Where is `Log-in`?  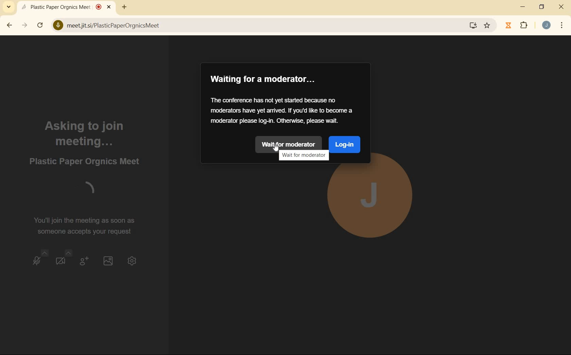
Log-in is located at coordinates (344, 145).